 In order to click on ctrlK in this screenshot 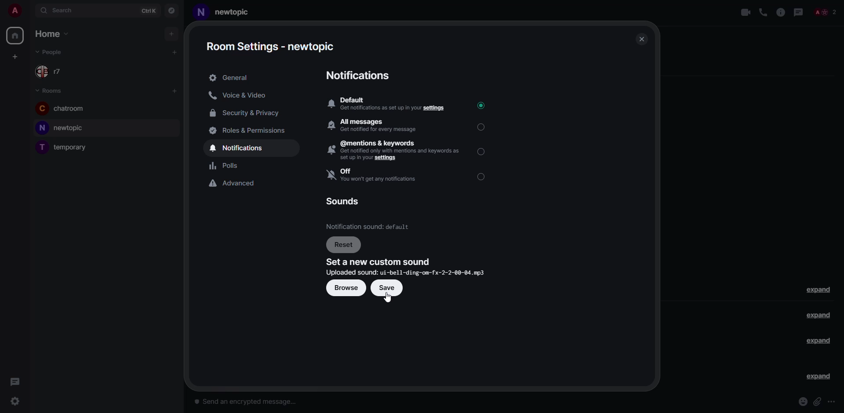, I will do `click(149, 12)`.